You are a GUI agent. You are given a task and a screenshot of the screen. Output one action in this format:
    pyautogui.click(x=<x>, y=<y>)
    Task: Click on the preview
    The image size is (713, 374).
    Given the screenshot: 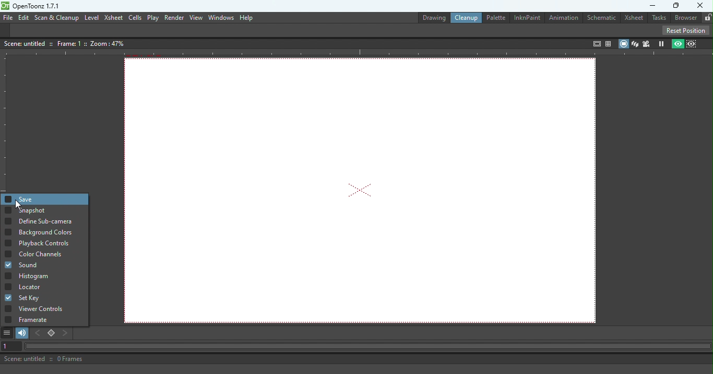 What is the action you would take?
    pyautogui.click(x=679, y=43)
    